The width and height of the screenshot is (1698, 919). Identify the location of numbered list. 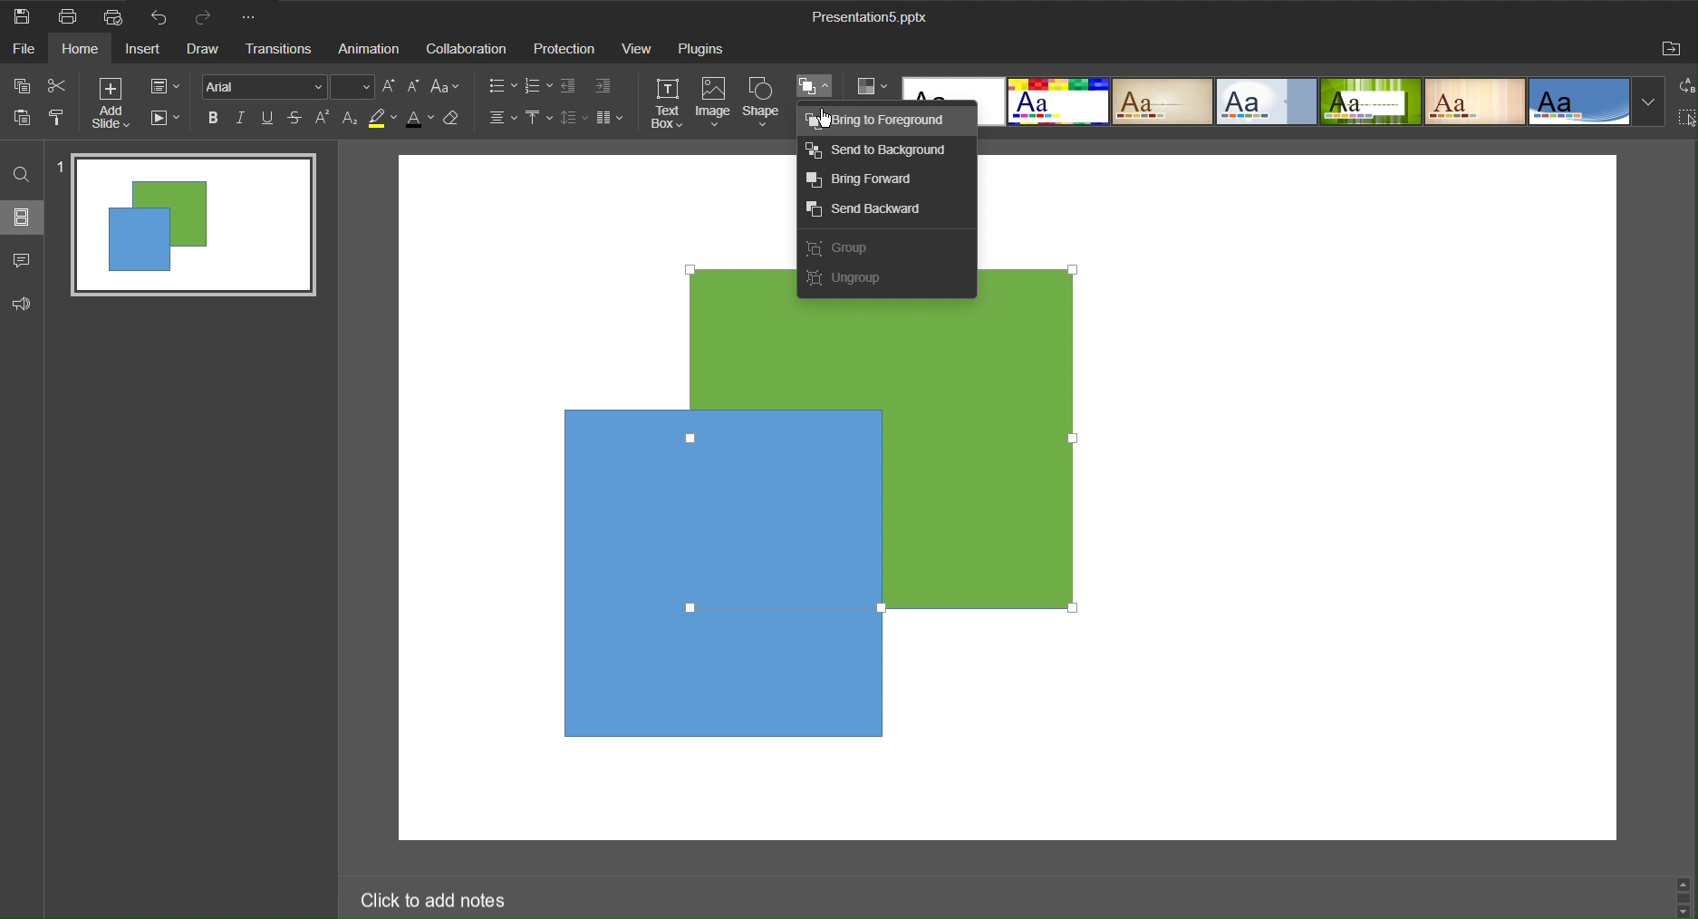
(536, 86).